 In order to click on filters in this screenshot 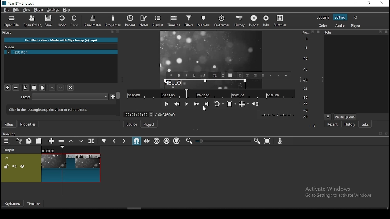, I will do `click(9, 124)`.